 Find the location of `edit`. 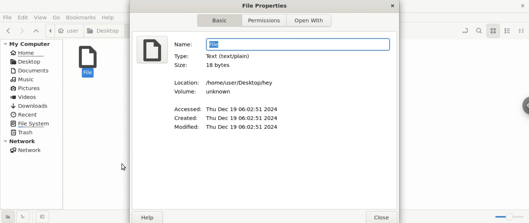

edit is located at coordinates (23, 17).